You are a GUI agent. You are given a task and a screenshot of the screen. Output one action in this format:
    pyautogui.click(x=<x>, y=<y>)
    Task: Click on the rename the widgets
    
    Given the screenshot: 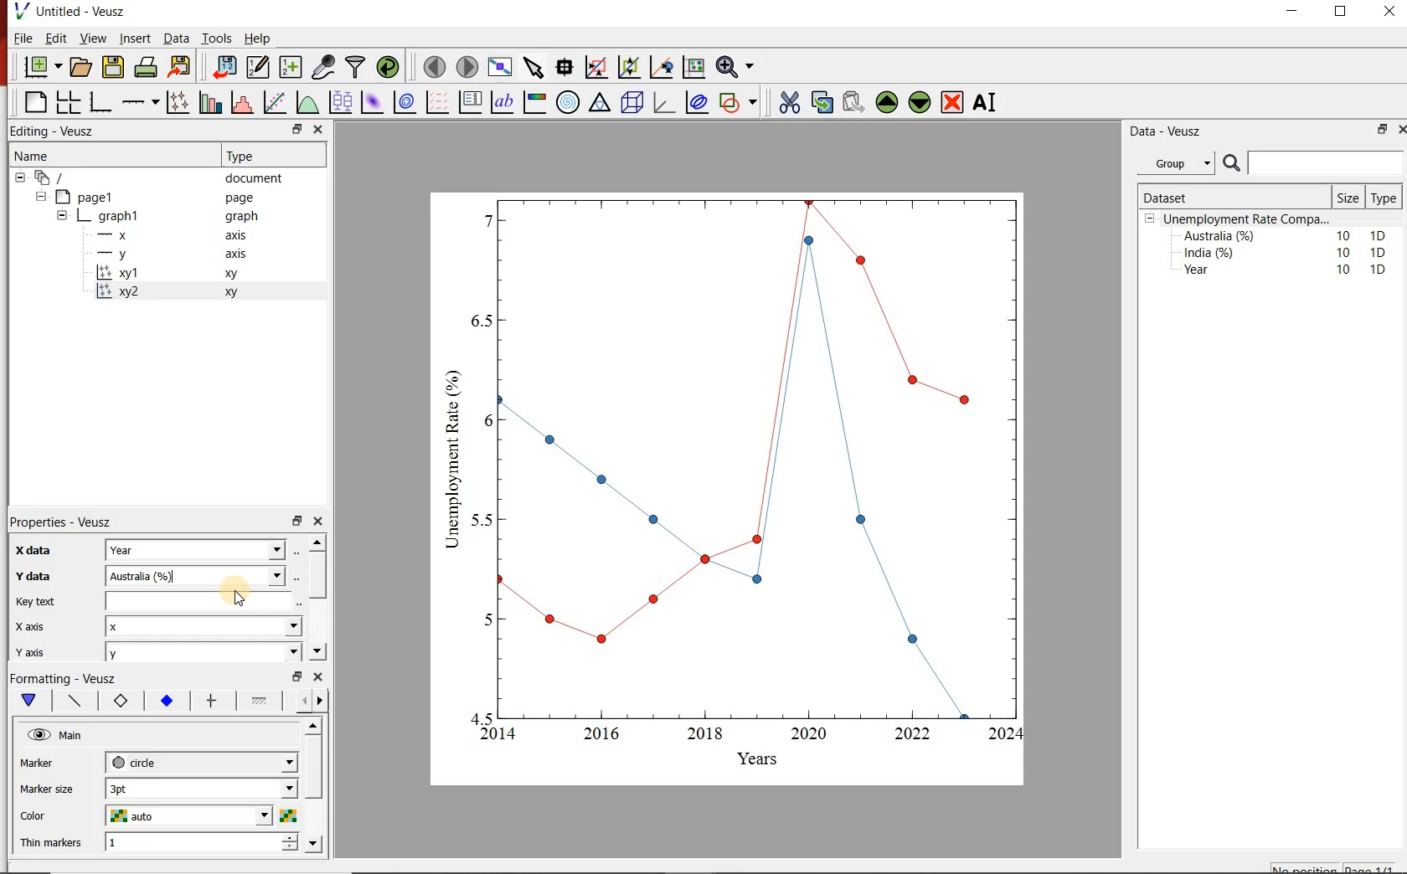 What is the action you would take?
    pyautogui.click(x=988, y=102)
    